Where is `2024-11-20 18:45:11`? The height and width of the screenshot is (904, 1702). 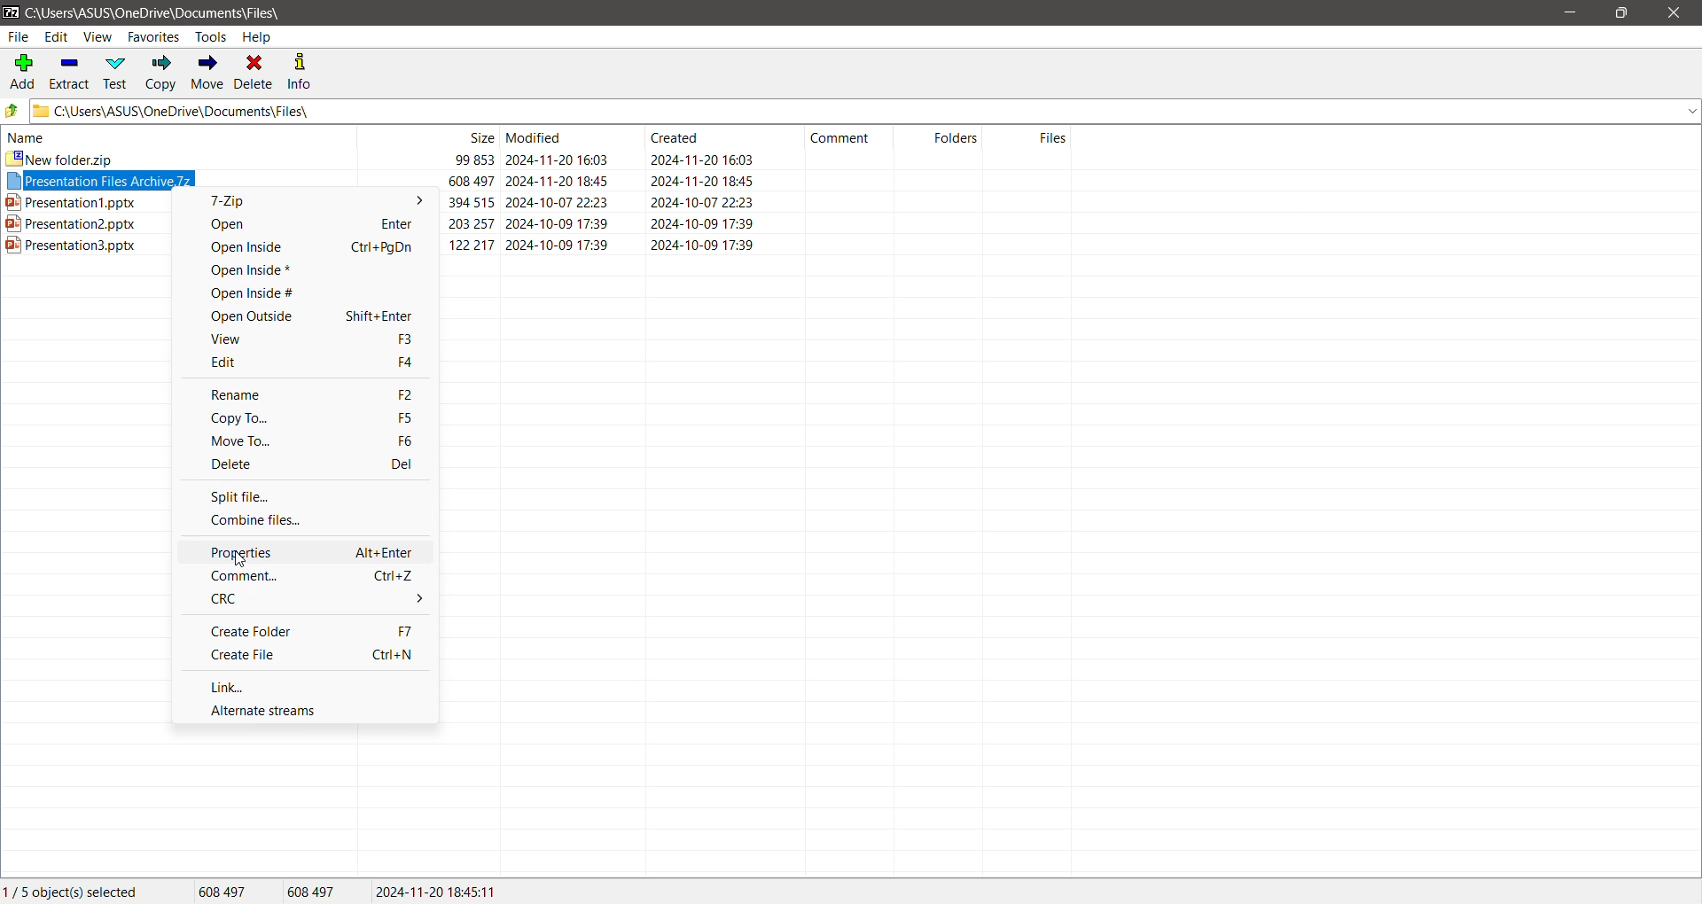 2024-11-20 18:45:11 is located at coordinates (439, 890).